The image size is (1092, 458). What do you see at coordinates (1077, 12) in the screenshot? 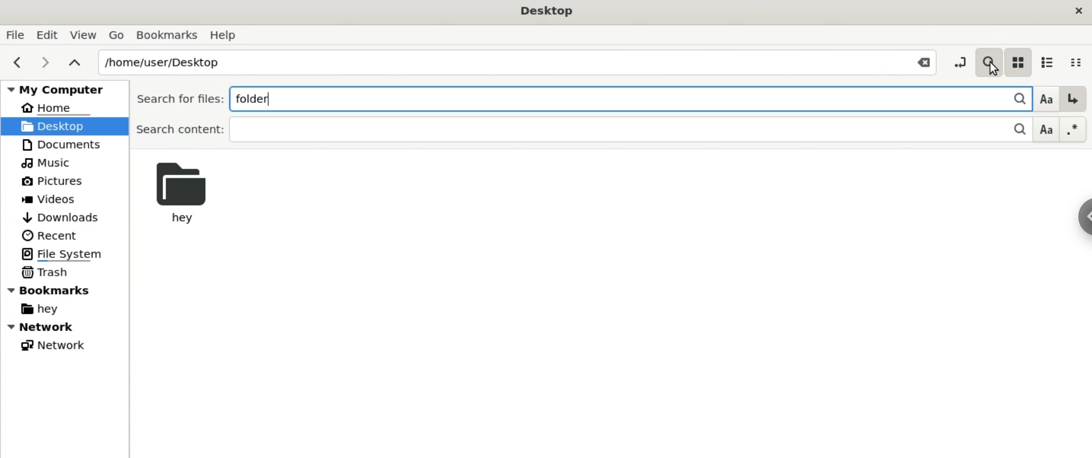
I see `close` at bounding box center [1077, 12].